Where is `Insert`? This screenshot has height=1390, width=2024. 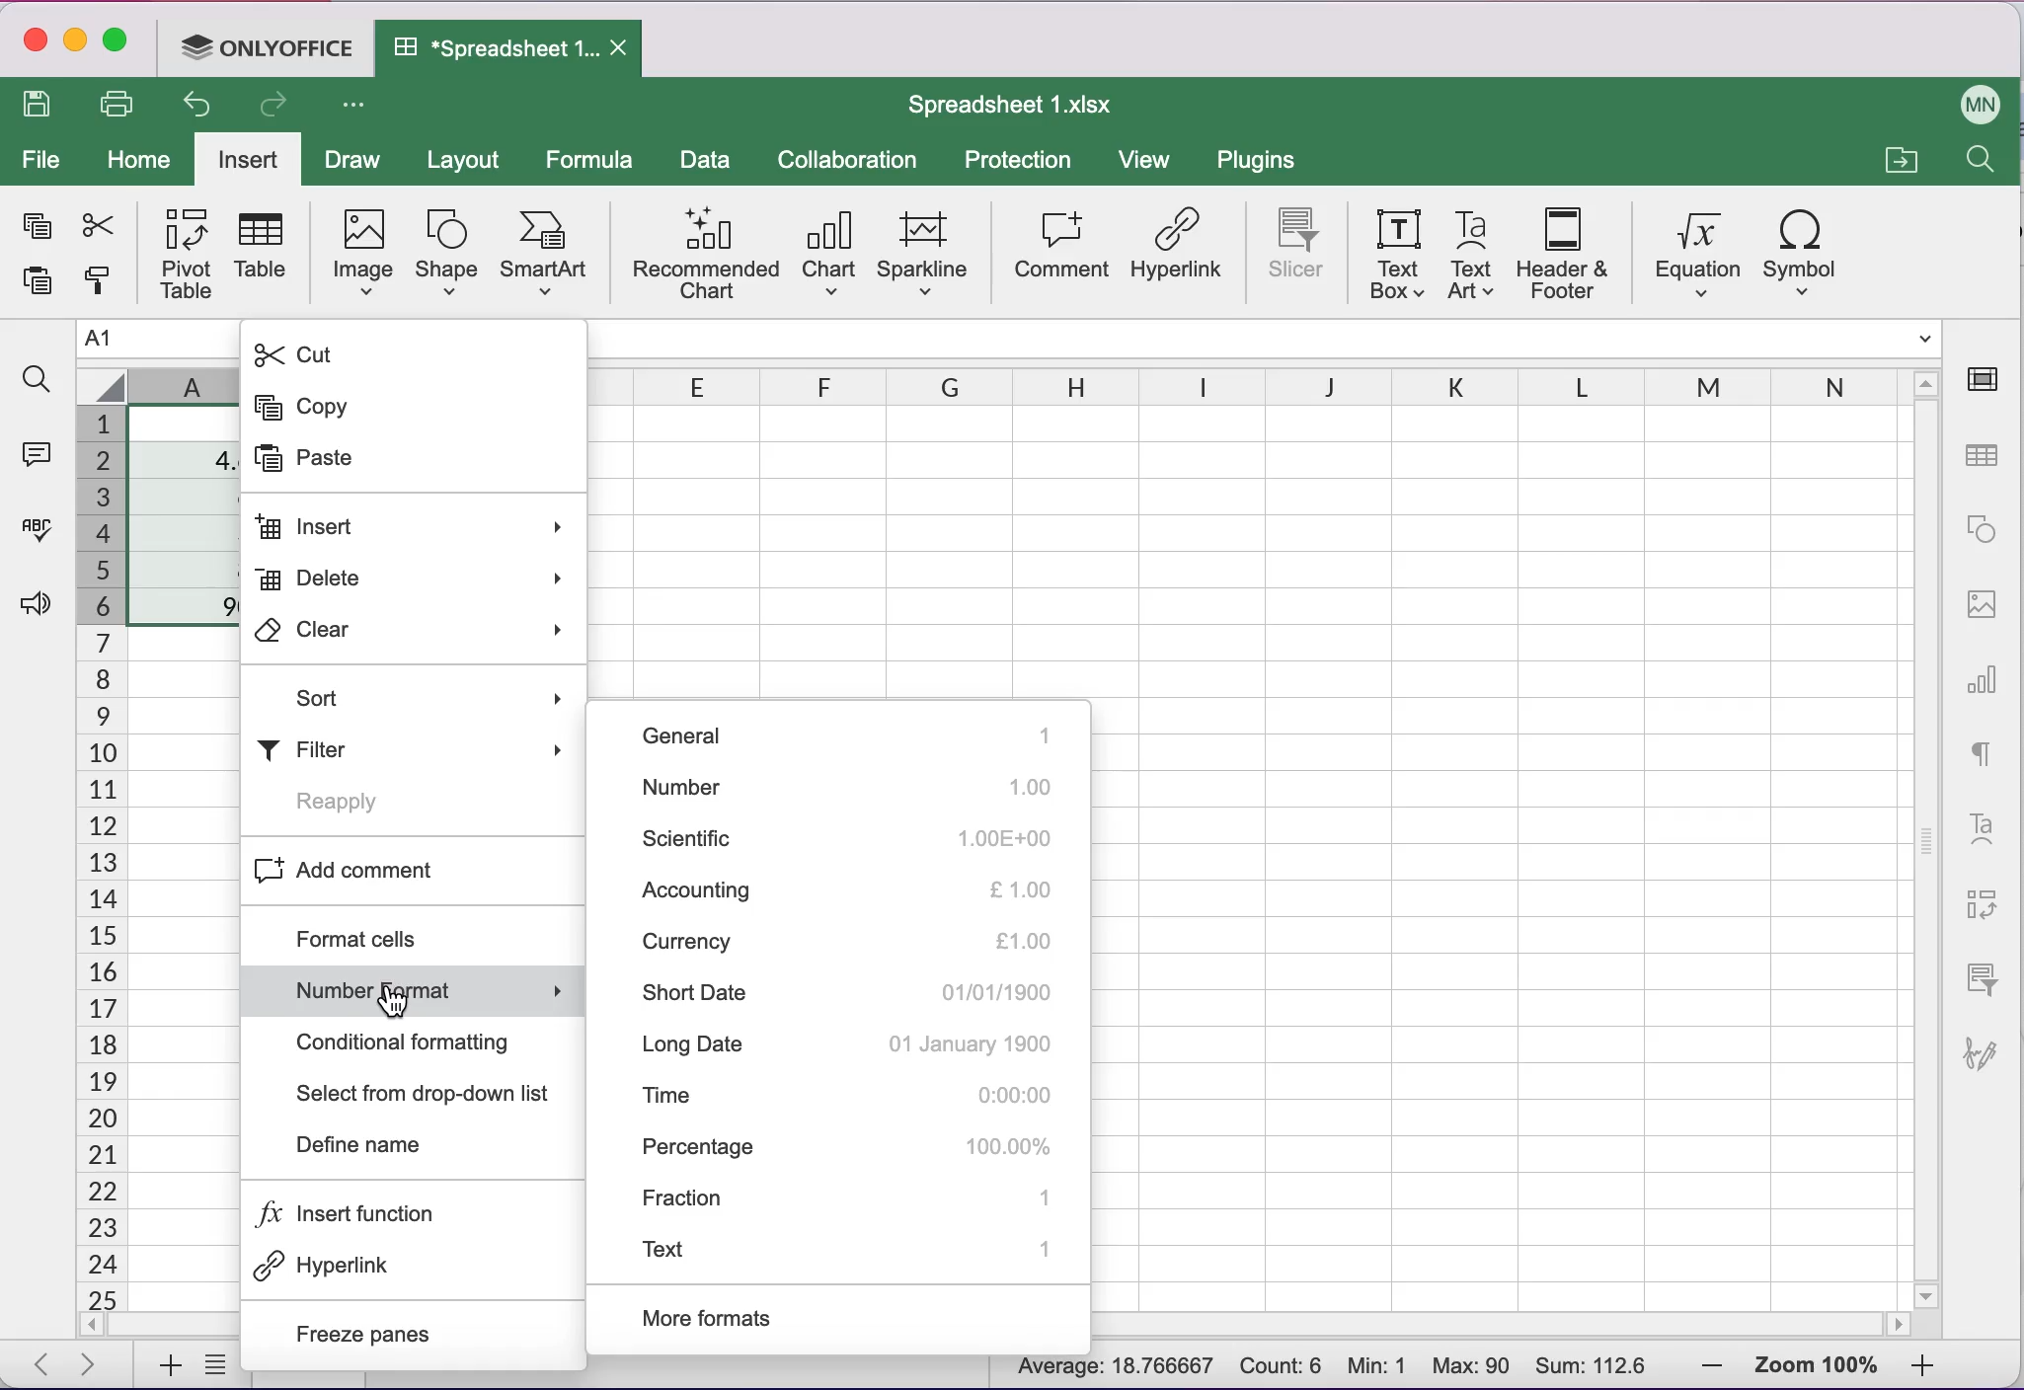 Insert is located at coordinates (418, 530).